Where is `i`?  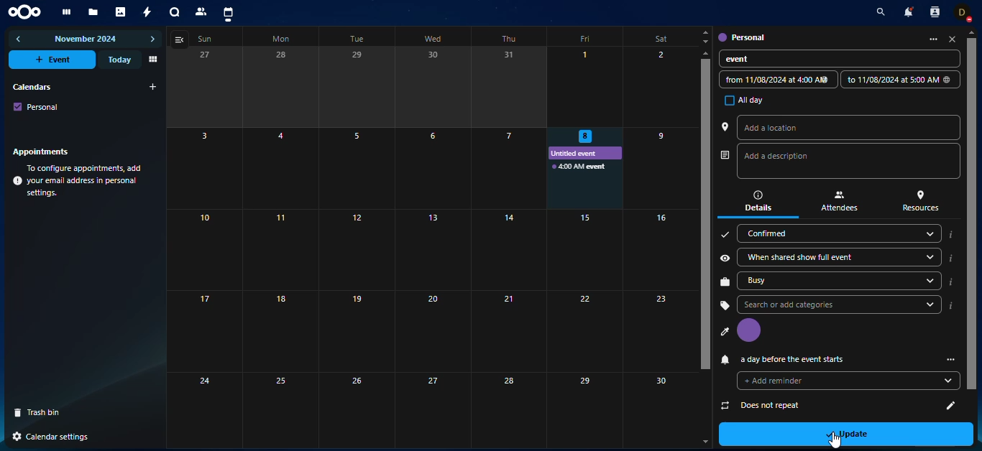 i is located at coordinates (950, 282).